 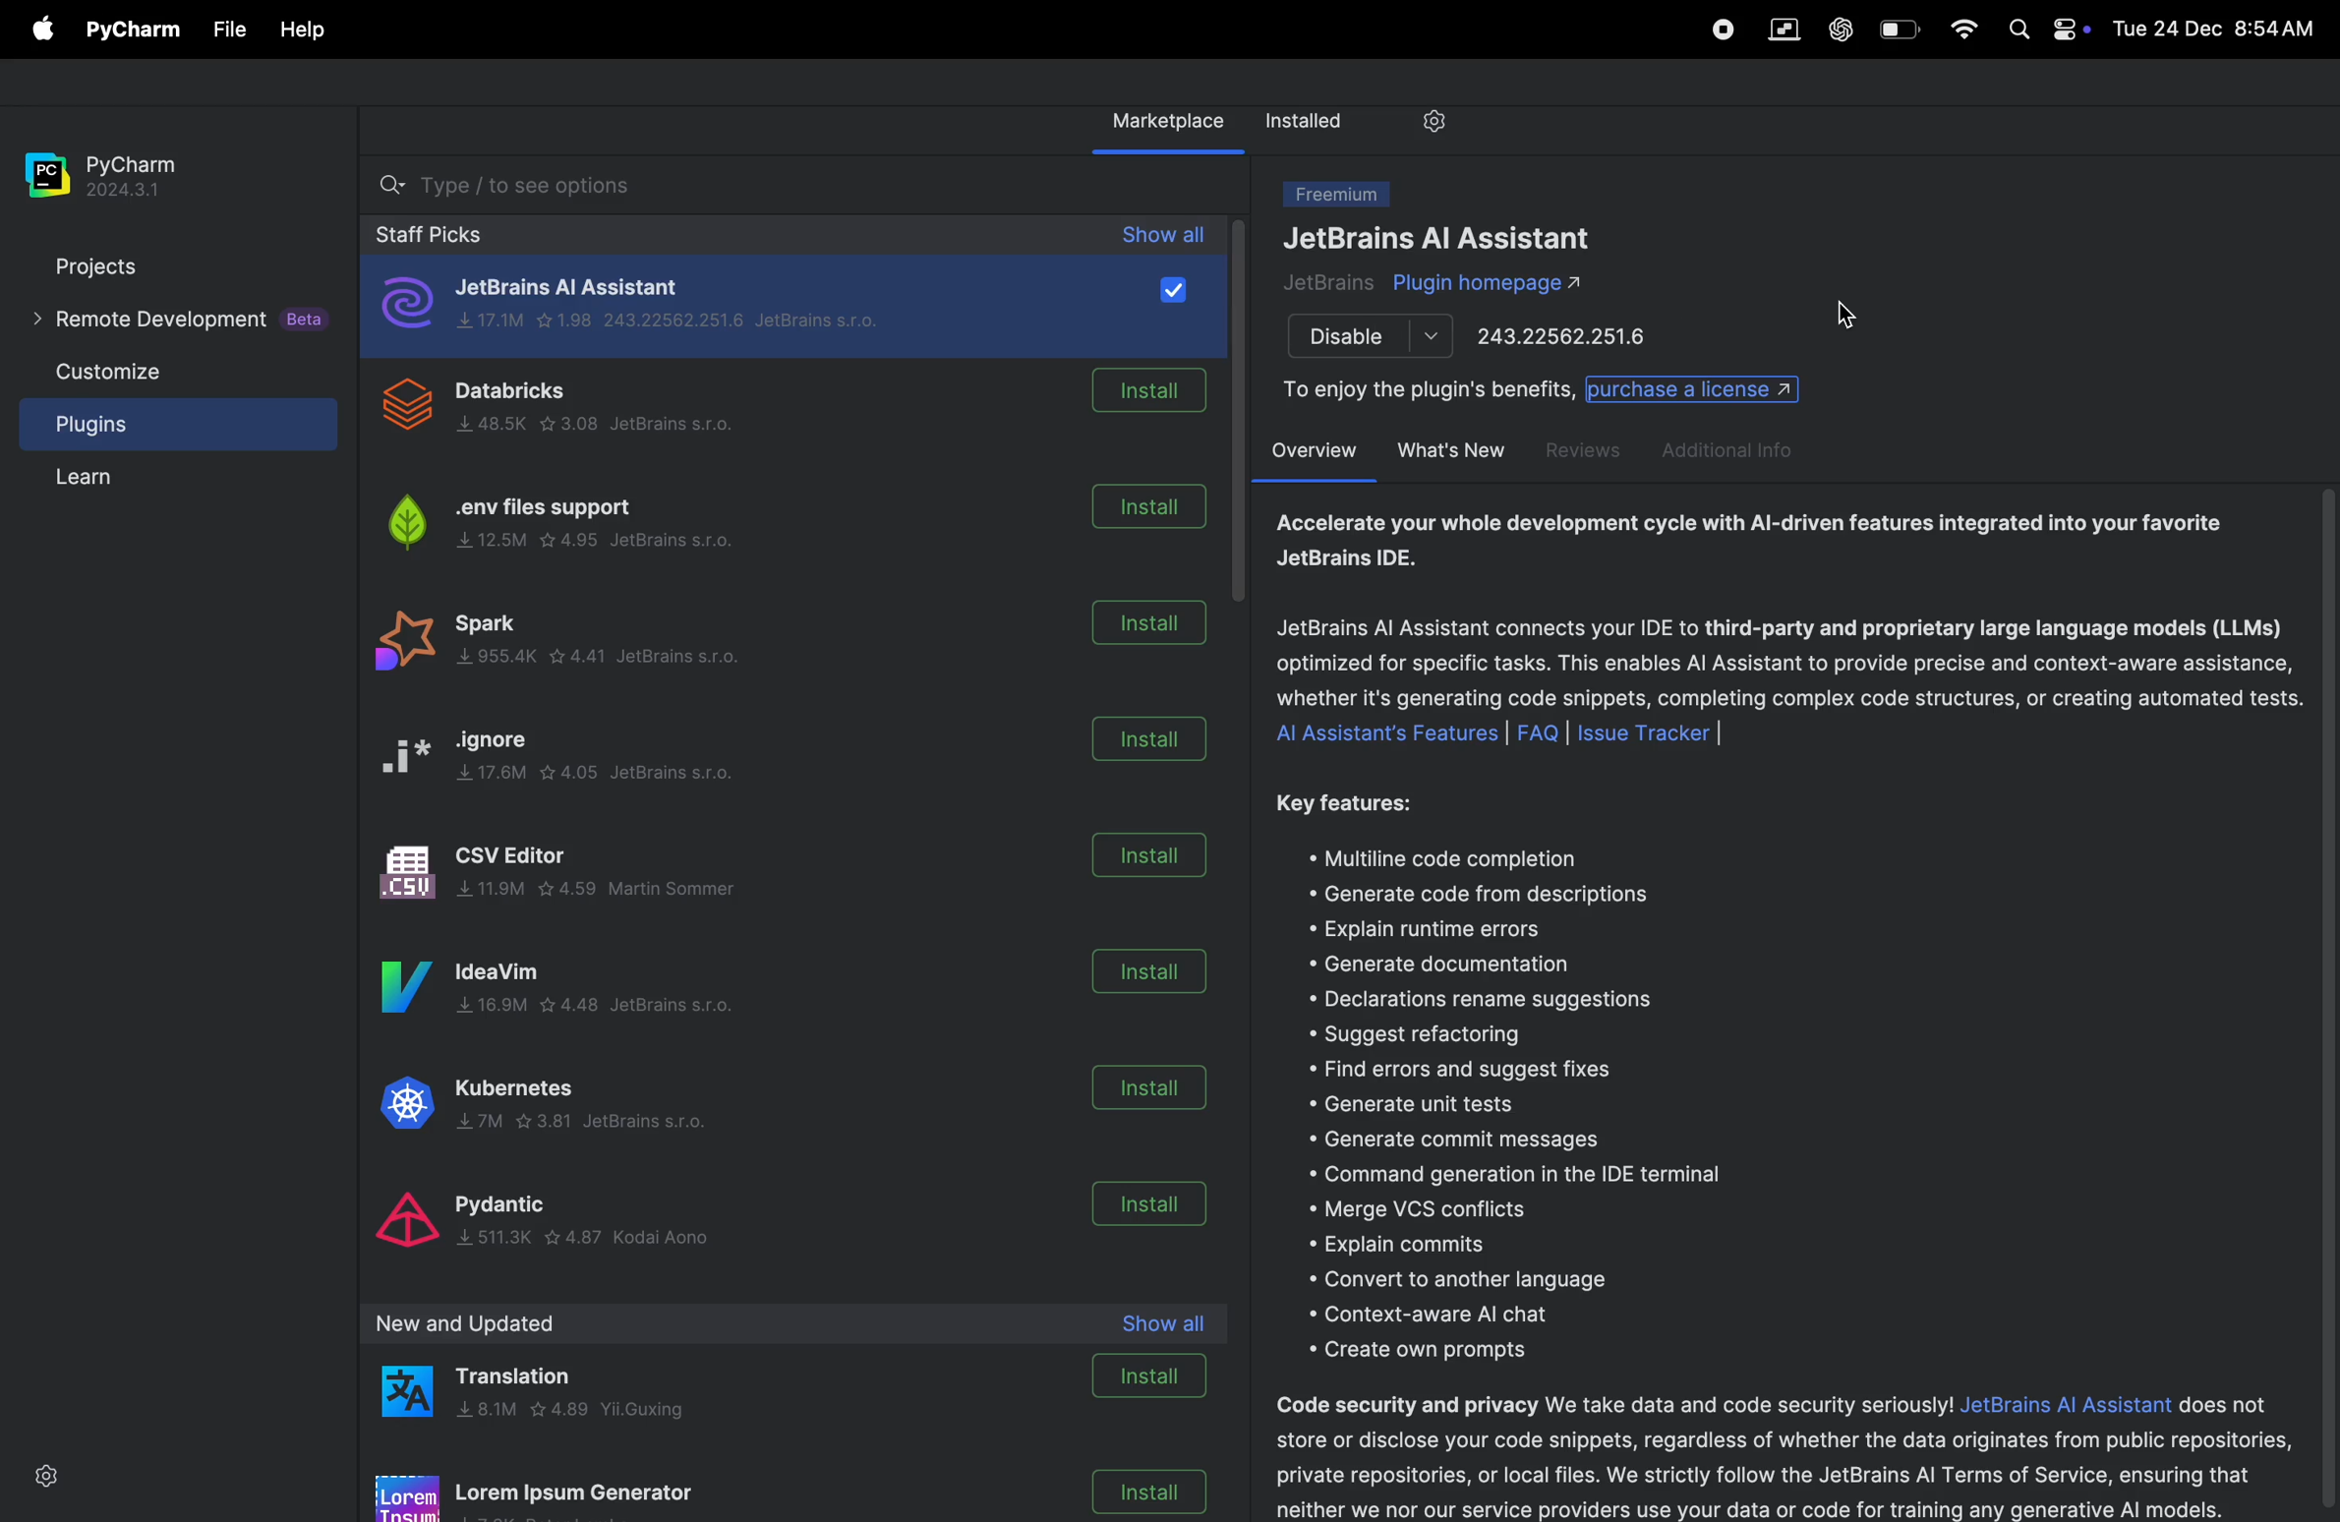 What do you see at coordinates (1156, 1389) in the screenshot?
I see `install` at bounding box center [1156, 1389].